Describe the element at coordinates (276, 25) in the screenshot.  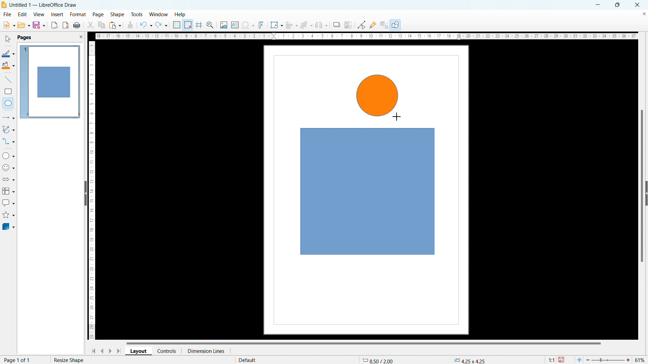
I see `transformations` at that location.